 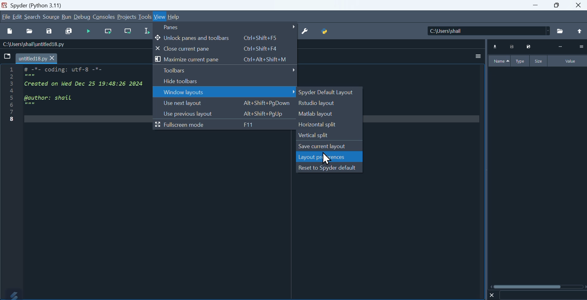 I want to click on Toolbars, so click(x=225, y=71).